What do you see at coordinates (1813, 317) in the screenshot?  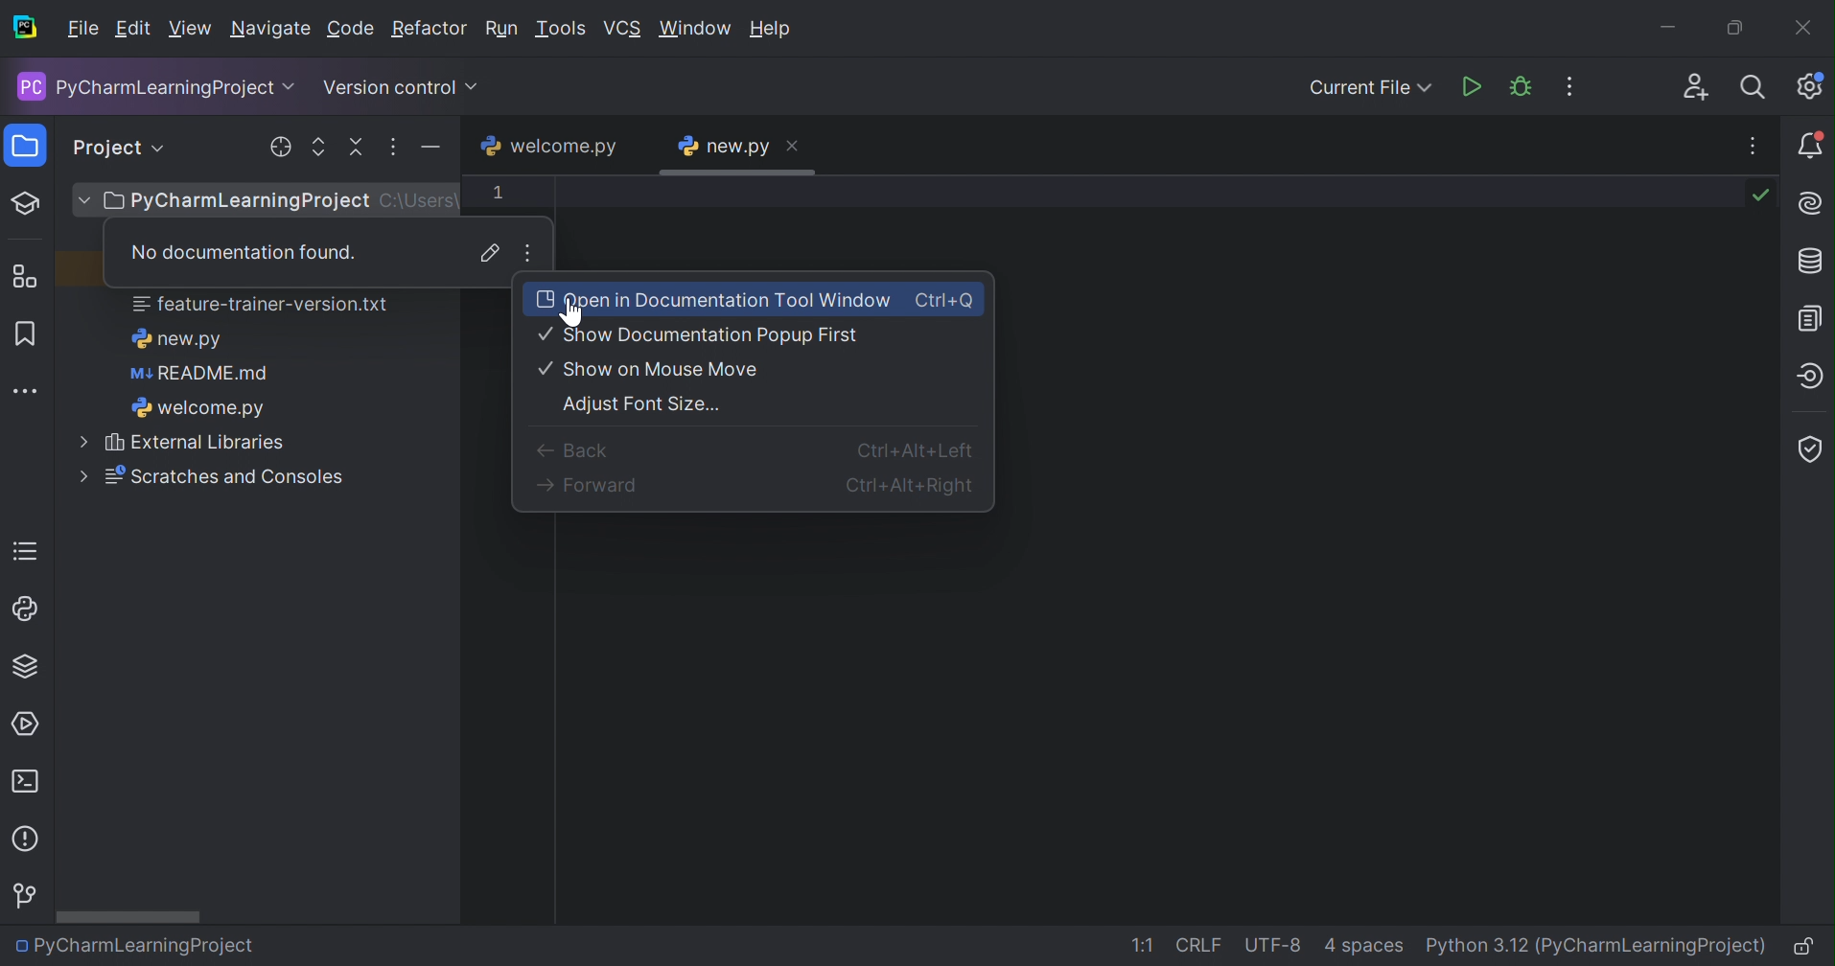 I see `Documentation` at bounding box center [1813, 317].